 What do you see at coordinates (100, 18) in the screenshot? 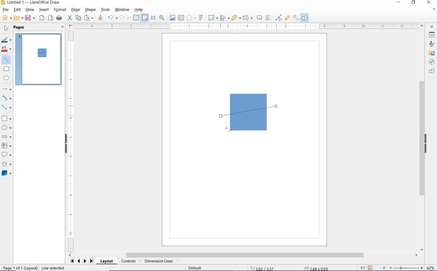
I see `CLONE FORMATTING` at bounding box center [100, 18].